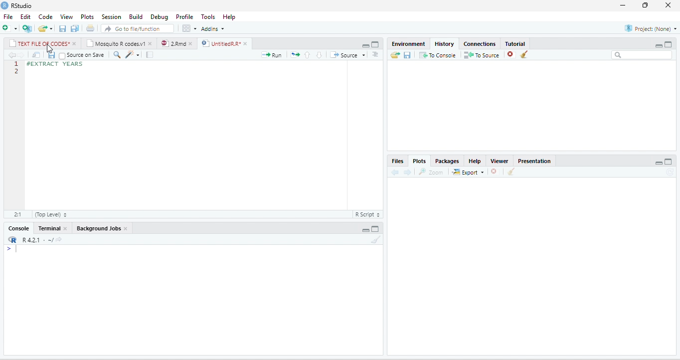 The height and width of the screenshot is (360, 680). I want to click on Zoom, so click(431, 172).